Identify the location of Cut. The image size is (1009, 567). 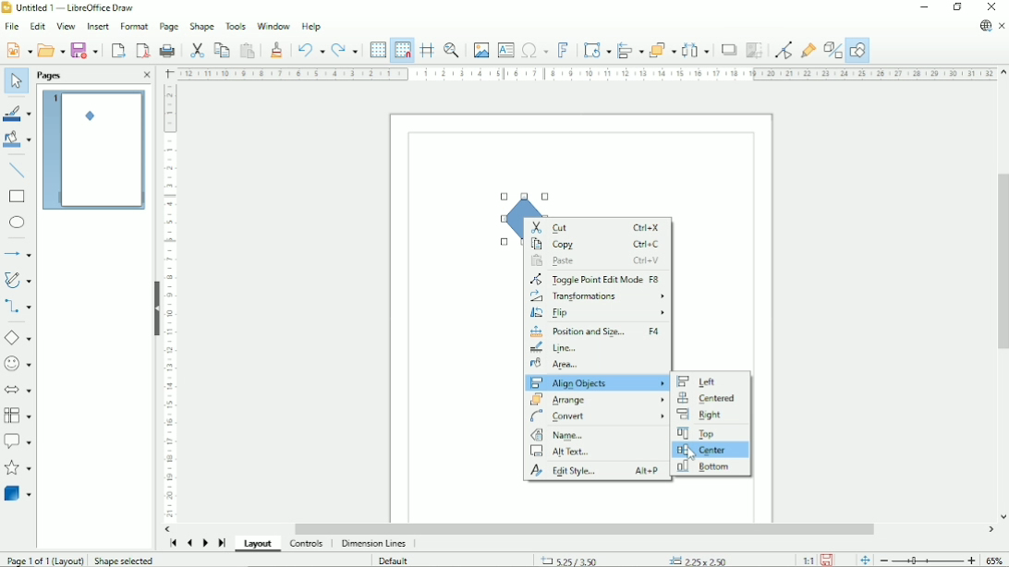
(197, 49).